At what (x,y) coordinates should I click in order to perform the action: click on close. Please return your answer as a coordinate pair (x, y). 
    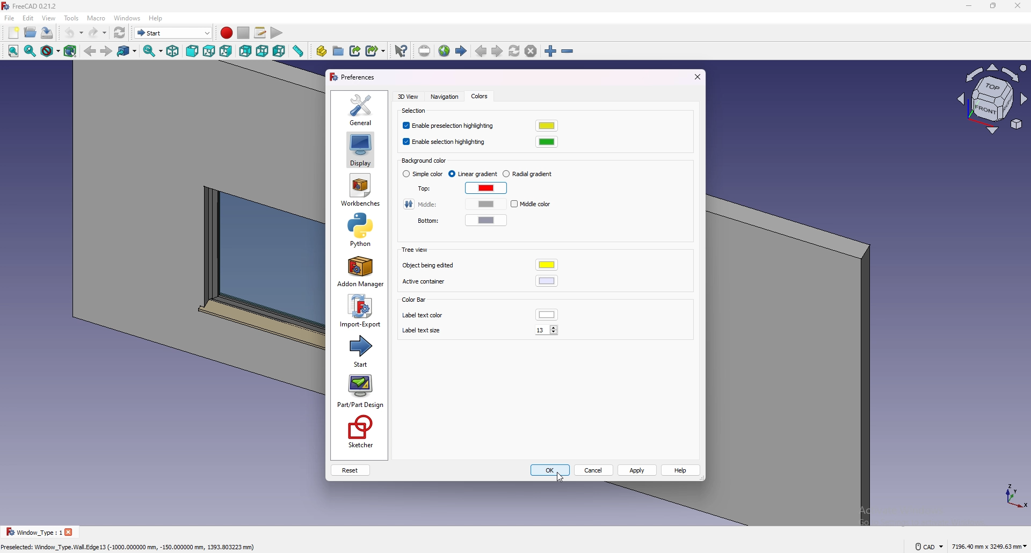
    Looking at the image, I should click on (1018, 6).